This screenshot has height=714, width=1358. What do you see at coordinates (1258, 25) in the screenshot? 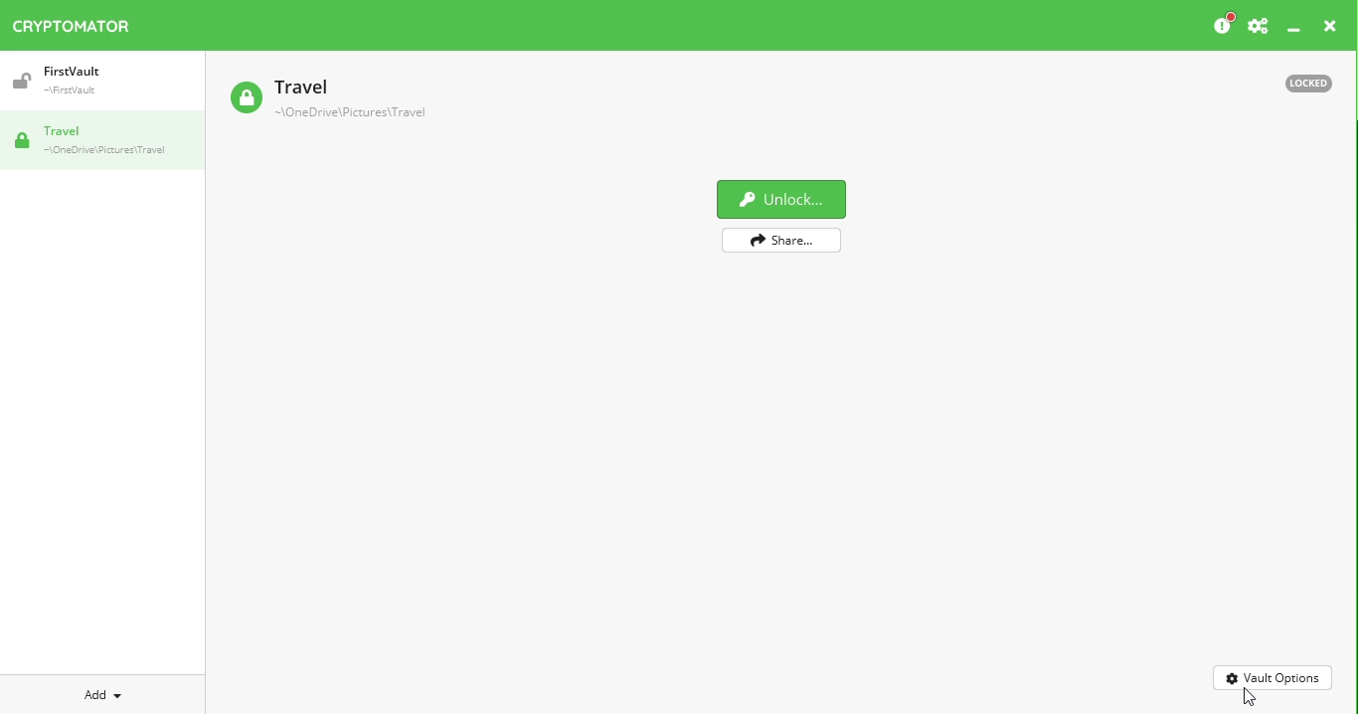
I see `Settings` at bounding box center [1258, 25].